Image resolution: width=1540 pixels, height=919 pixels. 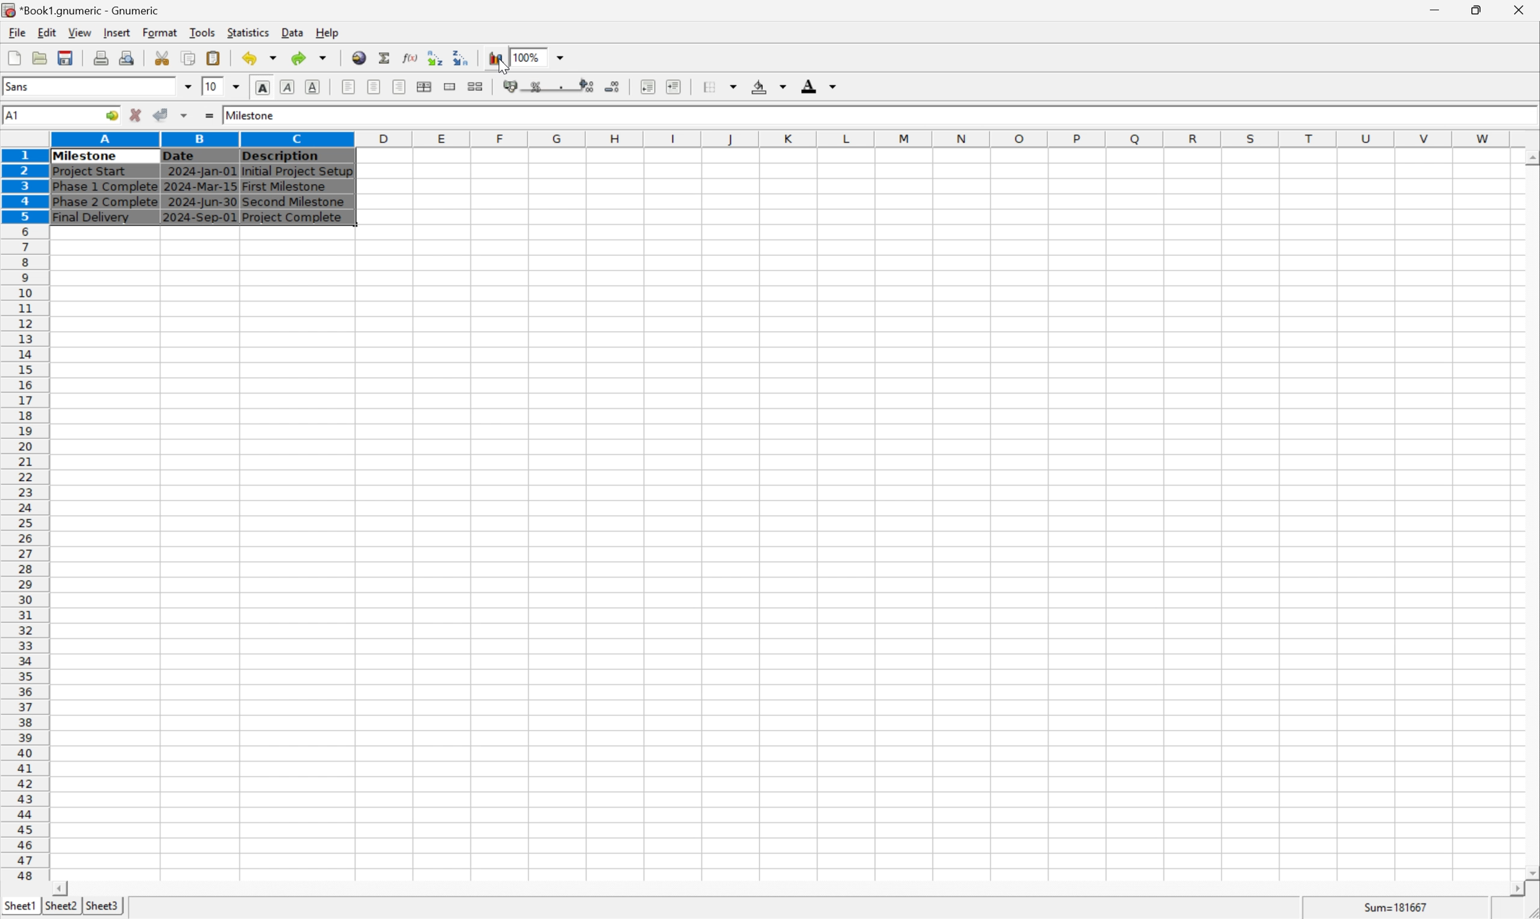 I want to click on highlight color, so click(x=766, y=84).